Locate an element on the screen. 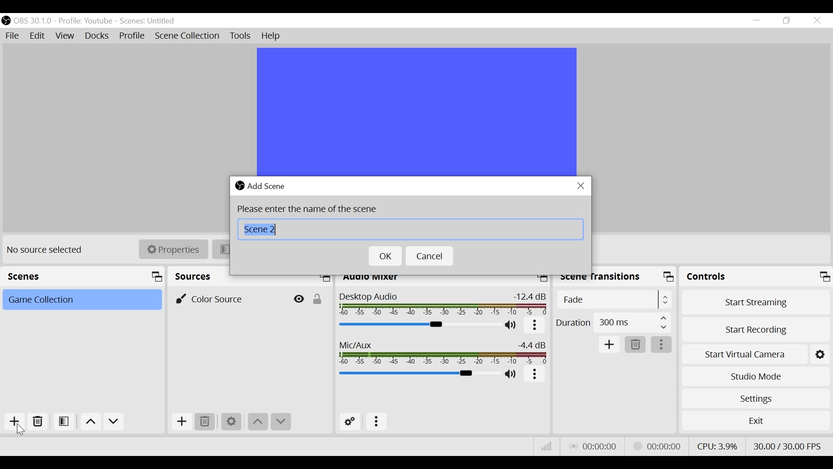 The height and width of the screenshot is (469, 833). OBS Studio Desktop icon is located at coordinates (239, 185).